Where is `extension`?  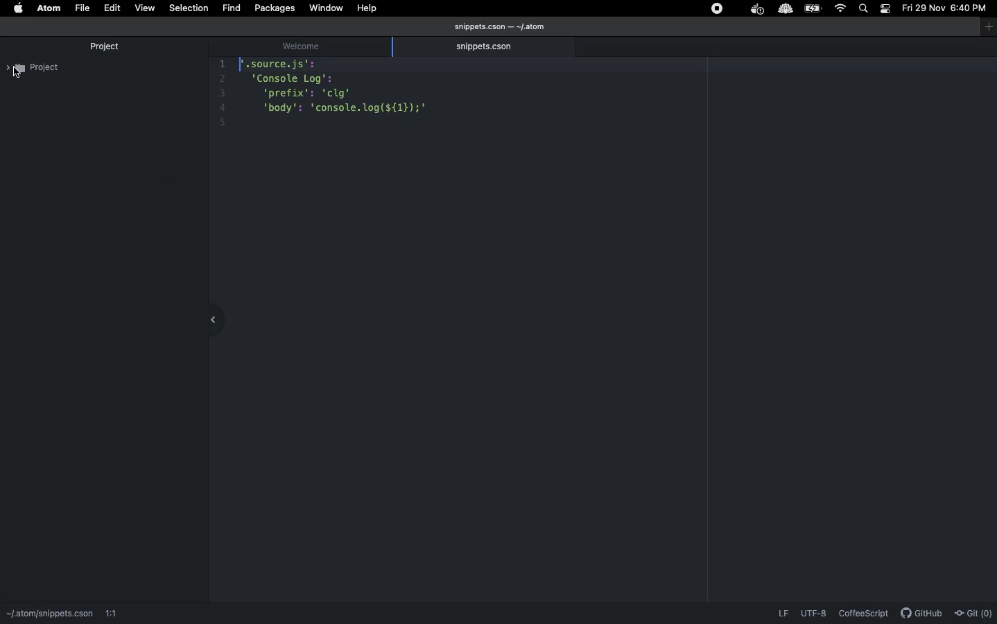 extension is located at coordinates (785, 10).